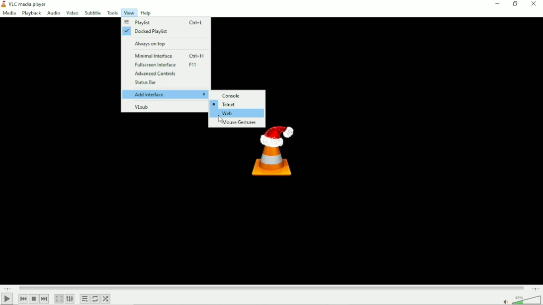 Image resolution: width=543 pixels, height=305 pixels. Describe the element at coordinates (142, 107) in the screenshot. I see `VLsub` at that location.